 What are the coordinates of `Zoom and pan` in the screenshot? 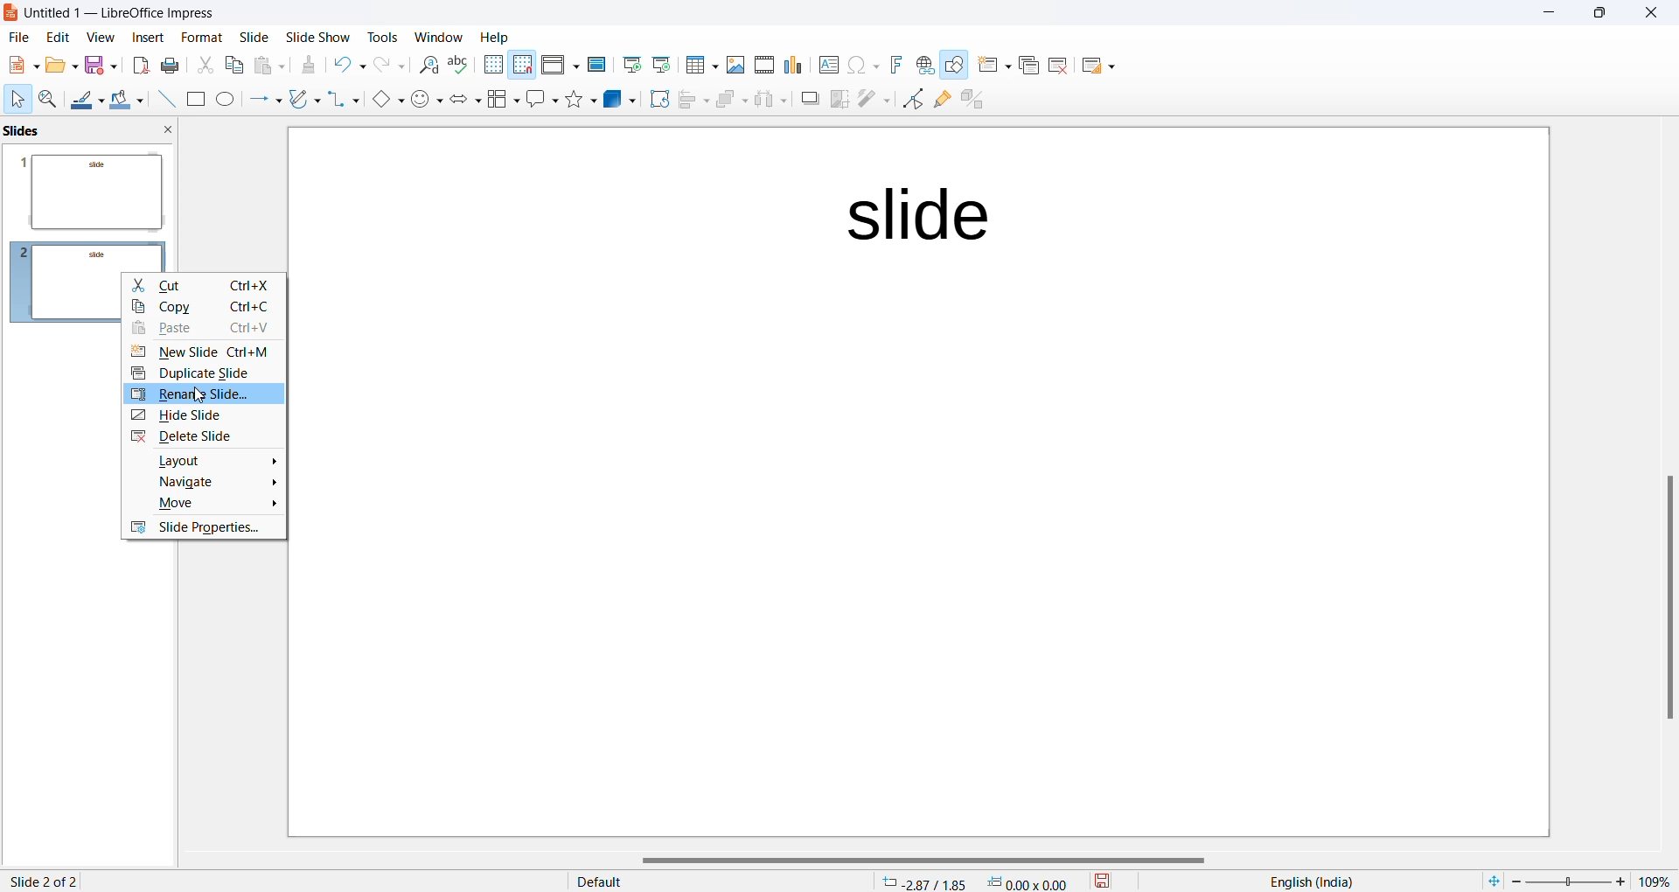 It's located at (45, 98).